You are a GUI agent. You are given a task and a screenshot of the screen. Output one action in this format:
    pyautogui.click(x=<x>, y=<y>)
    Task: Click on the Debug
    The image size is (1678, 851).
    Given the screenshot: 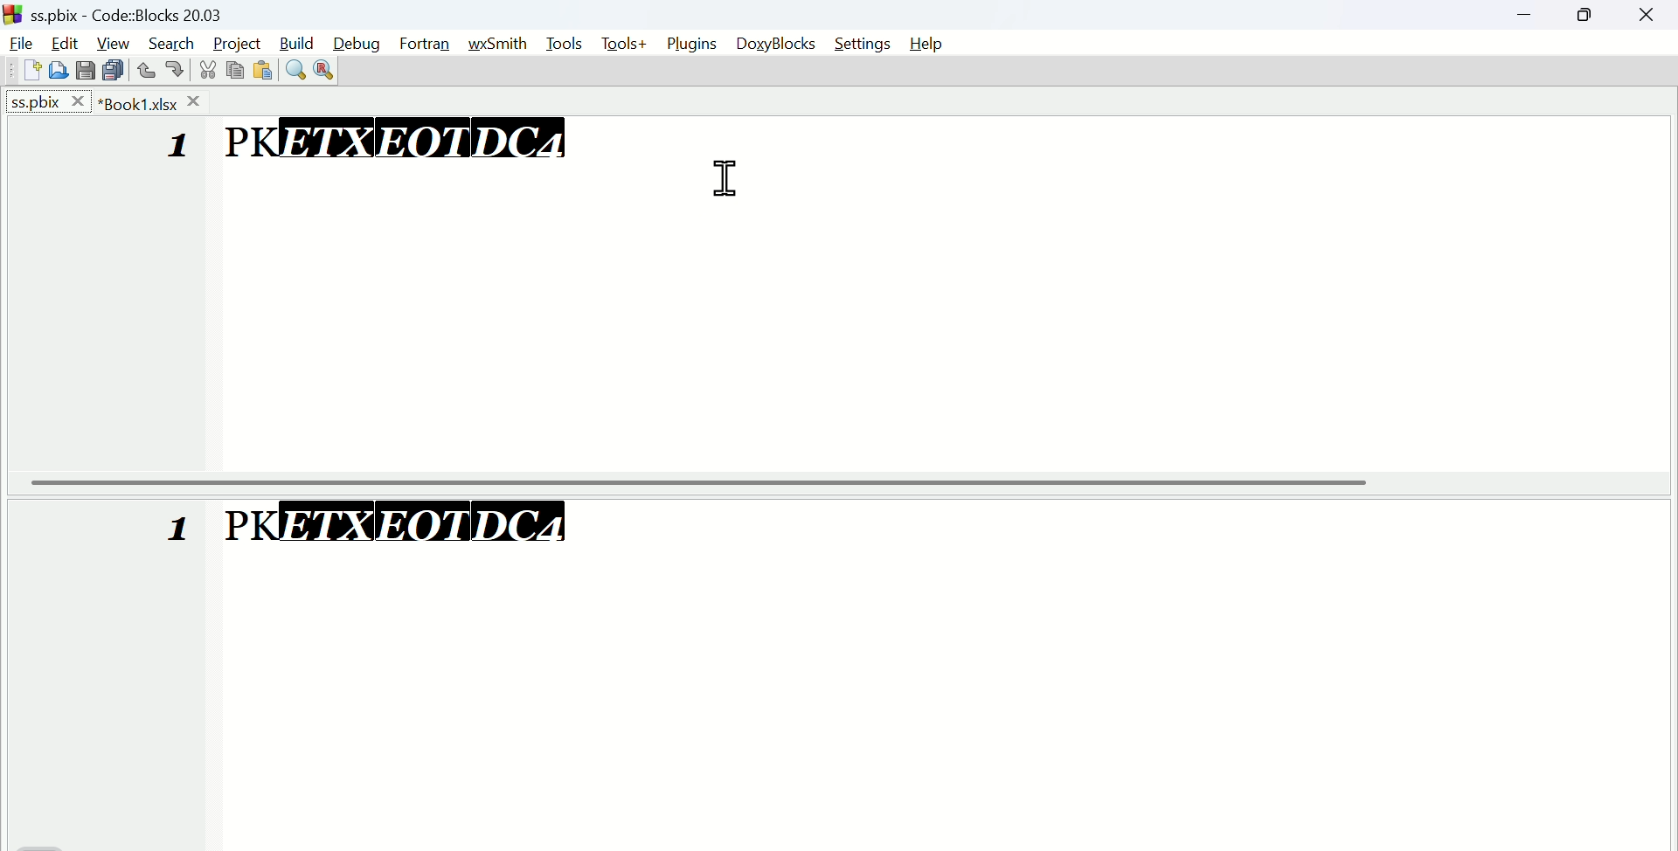 What is the action you would take?
    pyautogui.click(x=361, y=40)
    